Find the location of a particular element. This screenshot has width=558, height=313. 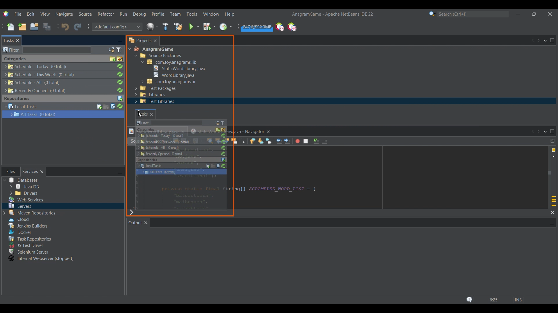

Navigate menu is located at coordinates (64, 14).